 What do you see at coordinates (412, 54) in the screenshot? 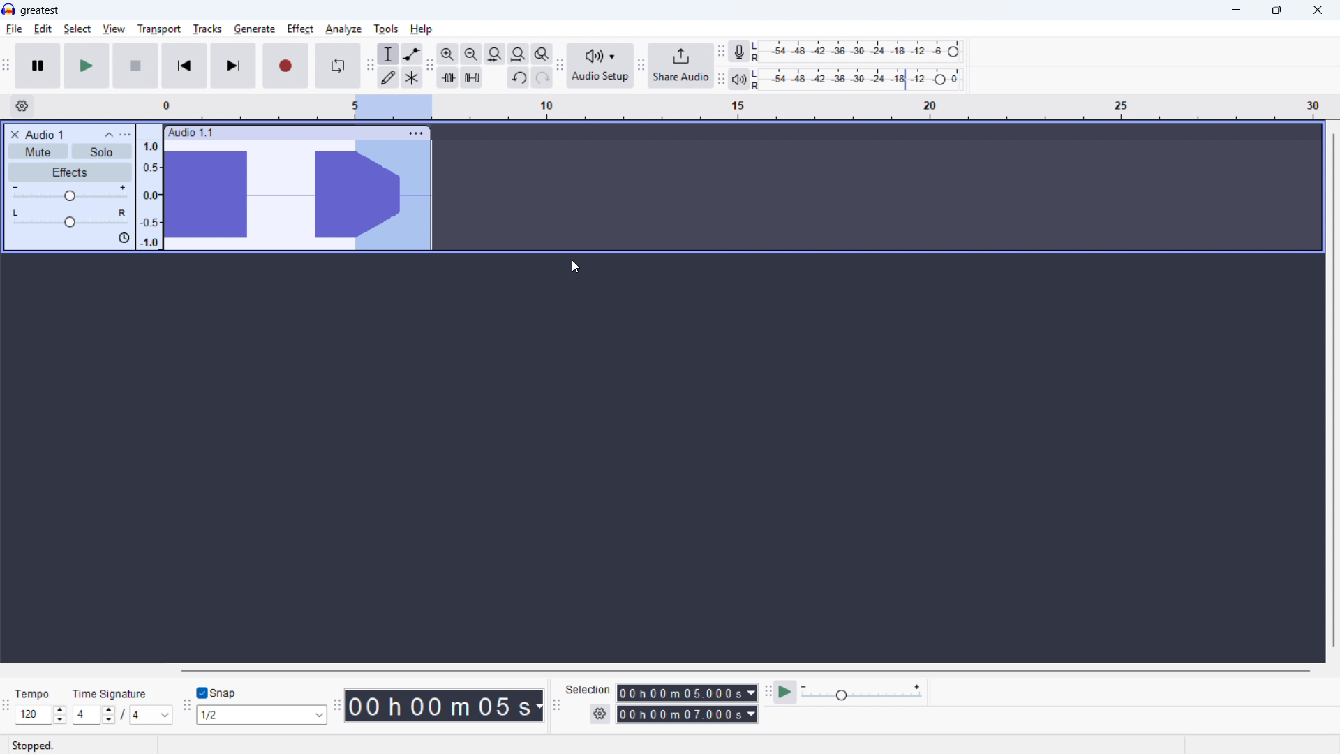
I see `Envelope tool ` at bounding box center [412, 54].